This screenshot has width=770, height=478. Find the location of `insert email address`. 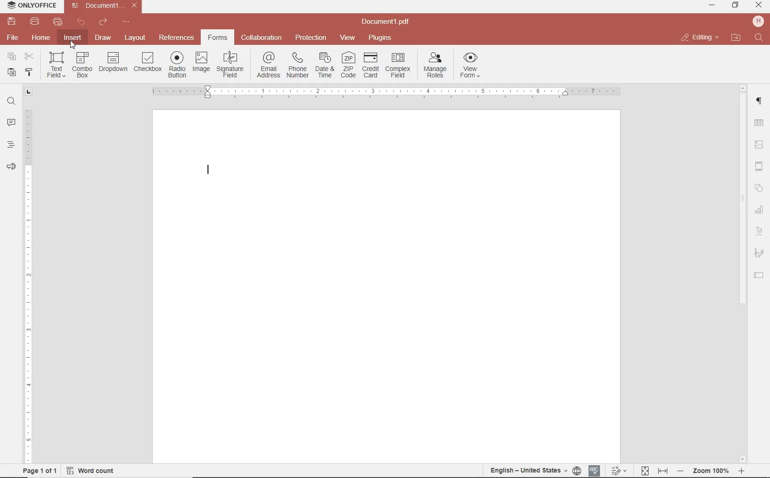

insert email address is located at coordinates (267, 65).